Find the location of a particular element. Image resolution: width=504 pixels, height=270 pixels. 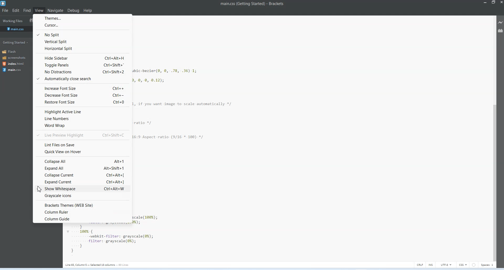

Vertical Scroll bar is located at coordinates (493, 138).